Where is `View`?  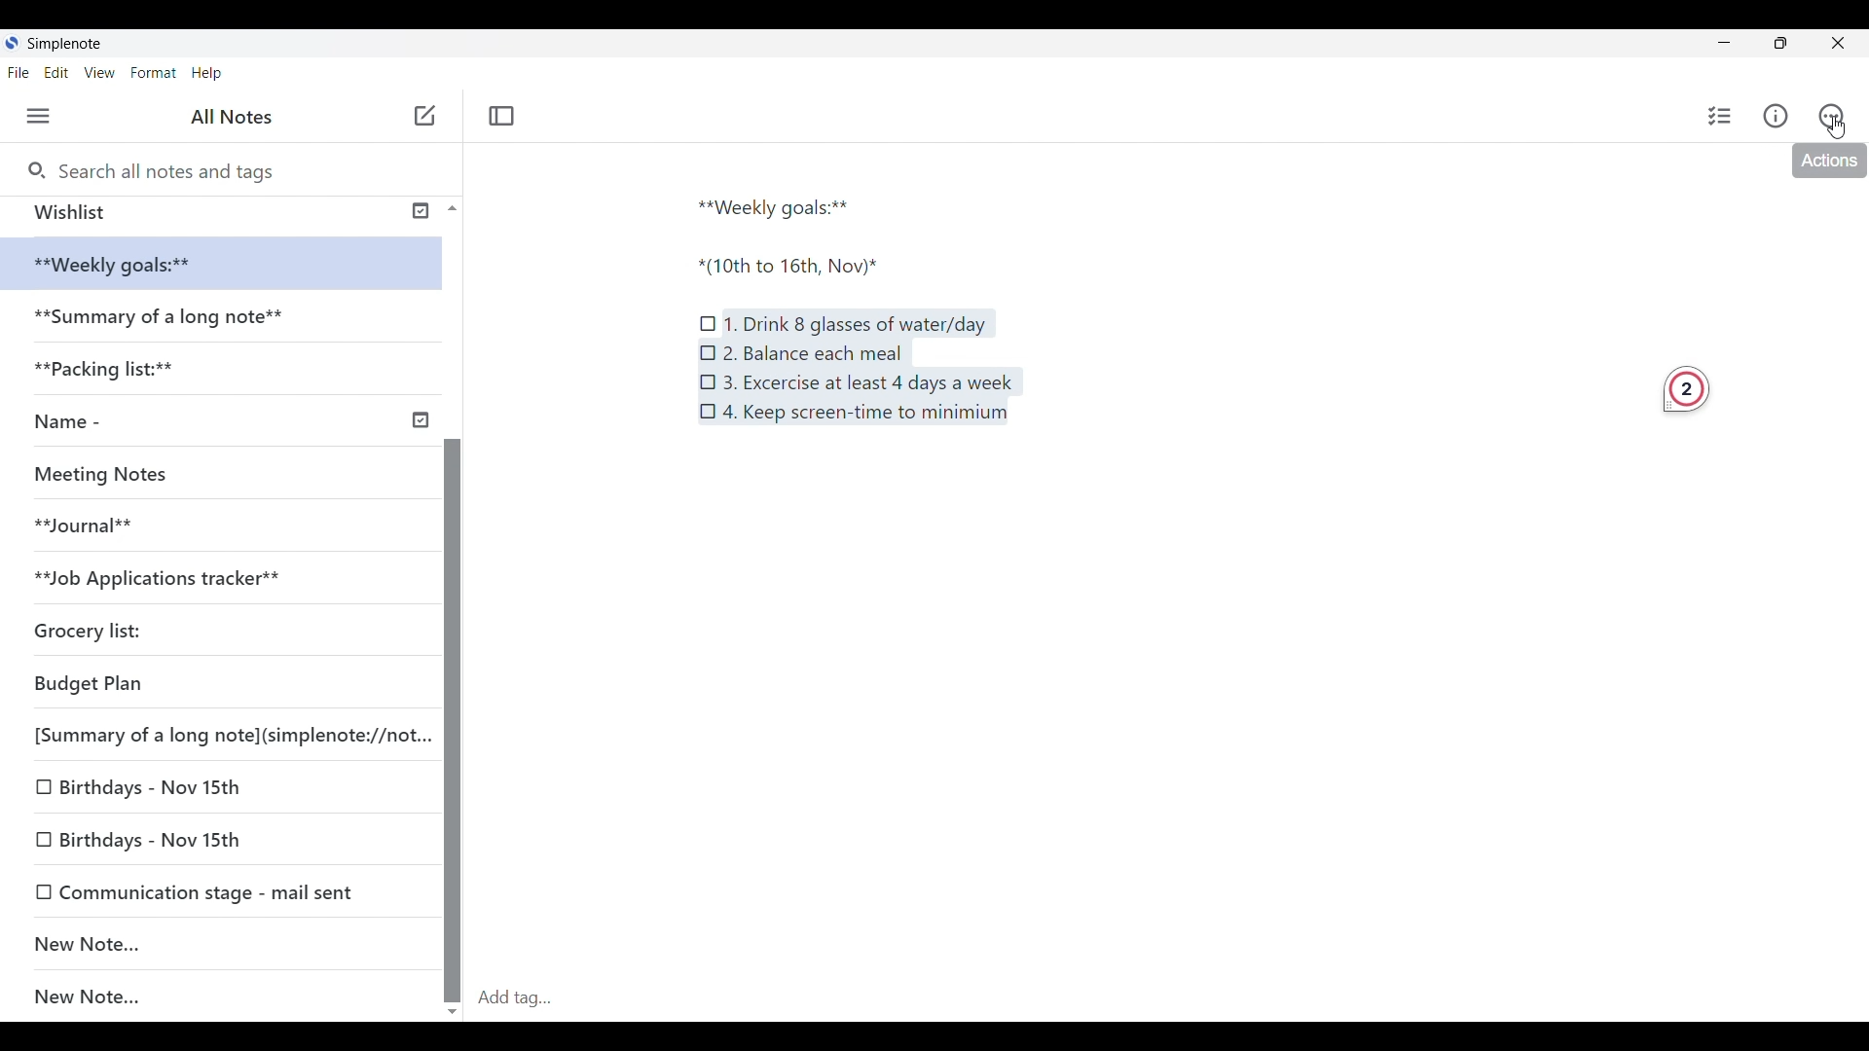
View is located at coordinates (102, 74).